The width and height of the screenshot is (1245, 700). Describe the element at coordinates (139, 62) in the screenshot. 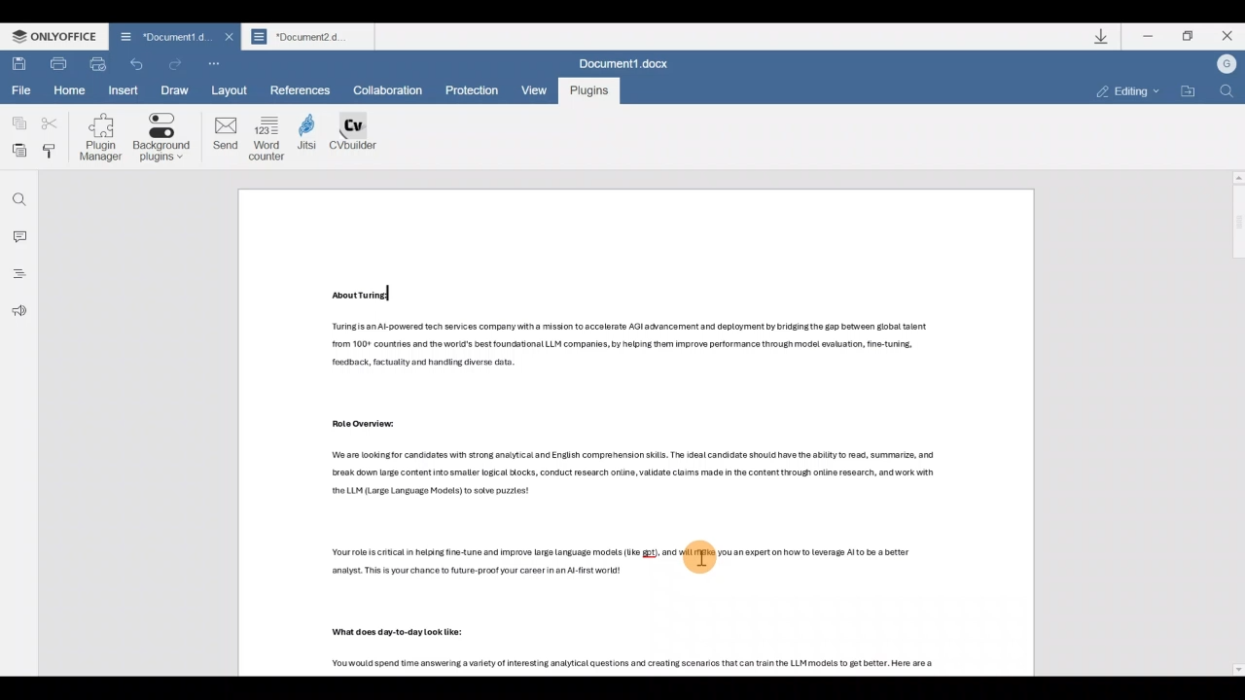

I see `Redo` at that location.